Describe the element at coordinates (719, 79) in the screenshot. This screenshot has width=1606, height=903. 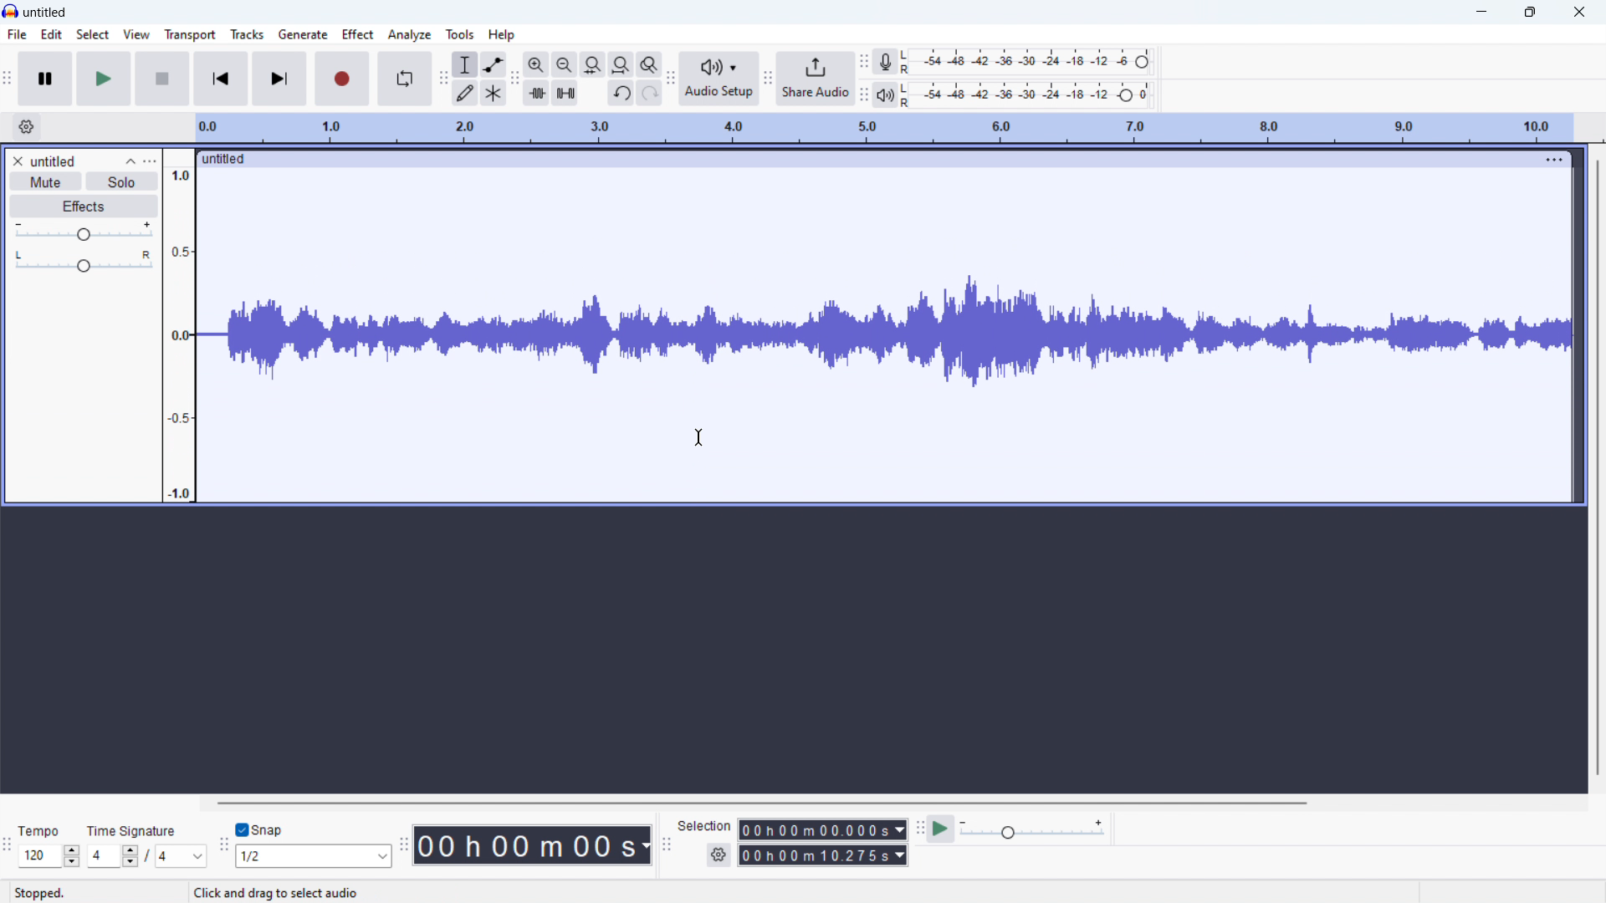
I see `audio setup` at that location.